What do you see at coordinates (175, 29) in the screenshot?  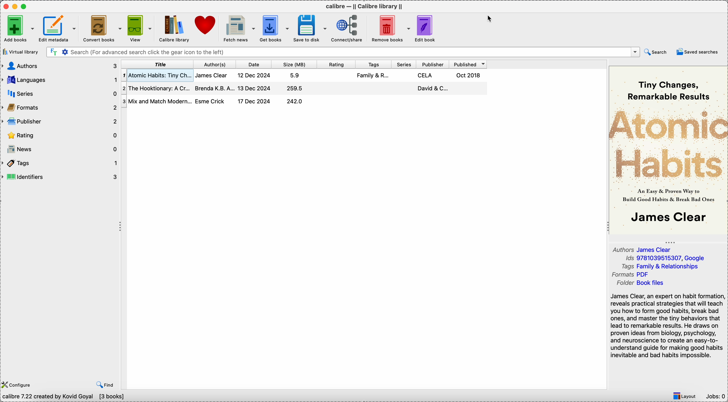 I see `Calibre` at bounding box center [175, 29].